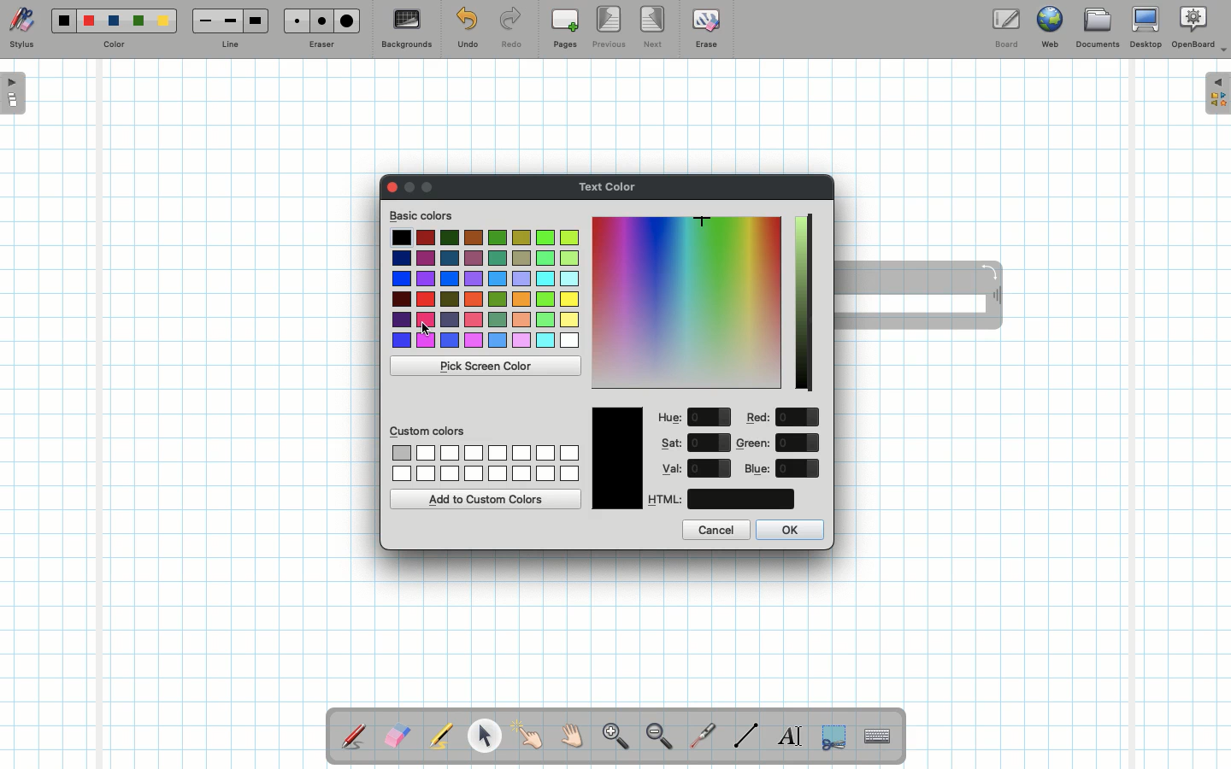 The height and width of the screenshot is (769, 1231). Describe the element at coordinates (1148, 27) in the screenshot. I see `Desktop` at that location.